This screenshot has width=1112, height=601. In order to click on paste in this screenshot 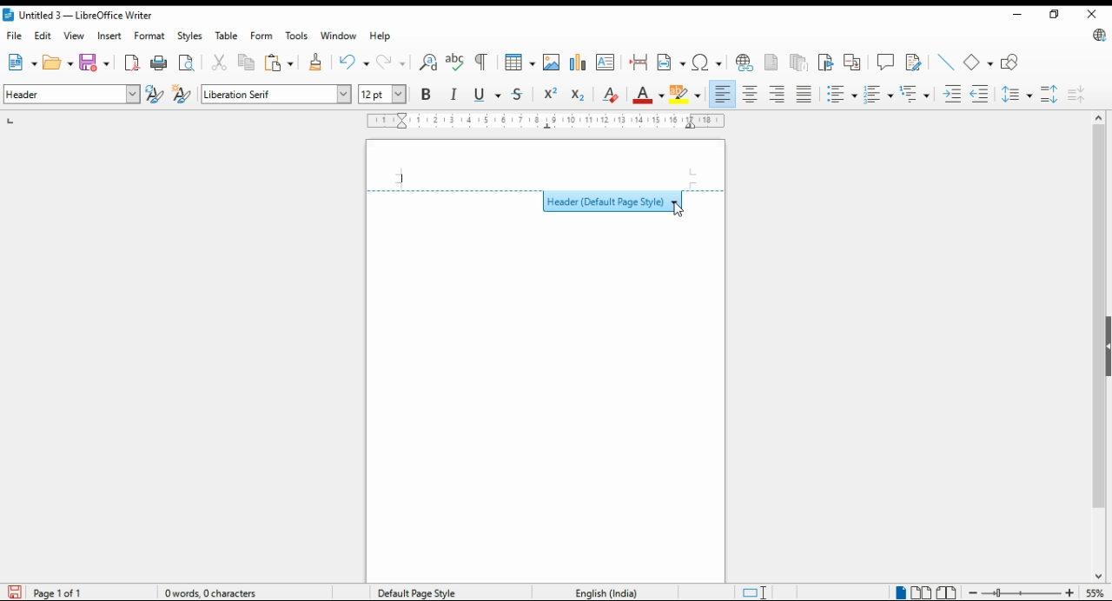, I will do `click(280, 63)`.